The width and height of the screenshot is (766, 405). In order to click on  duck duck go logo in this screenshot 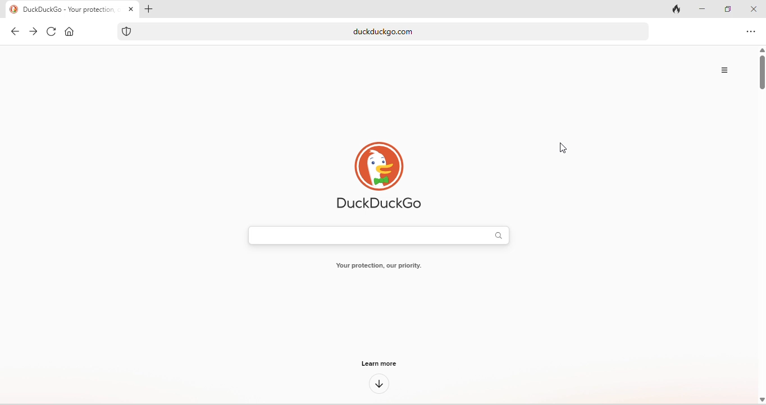, I will do `click(383, 172)`.